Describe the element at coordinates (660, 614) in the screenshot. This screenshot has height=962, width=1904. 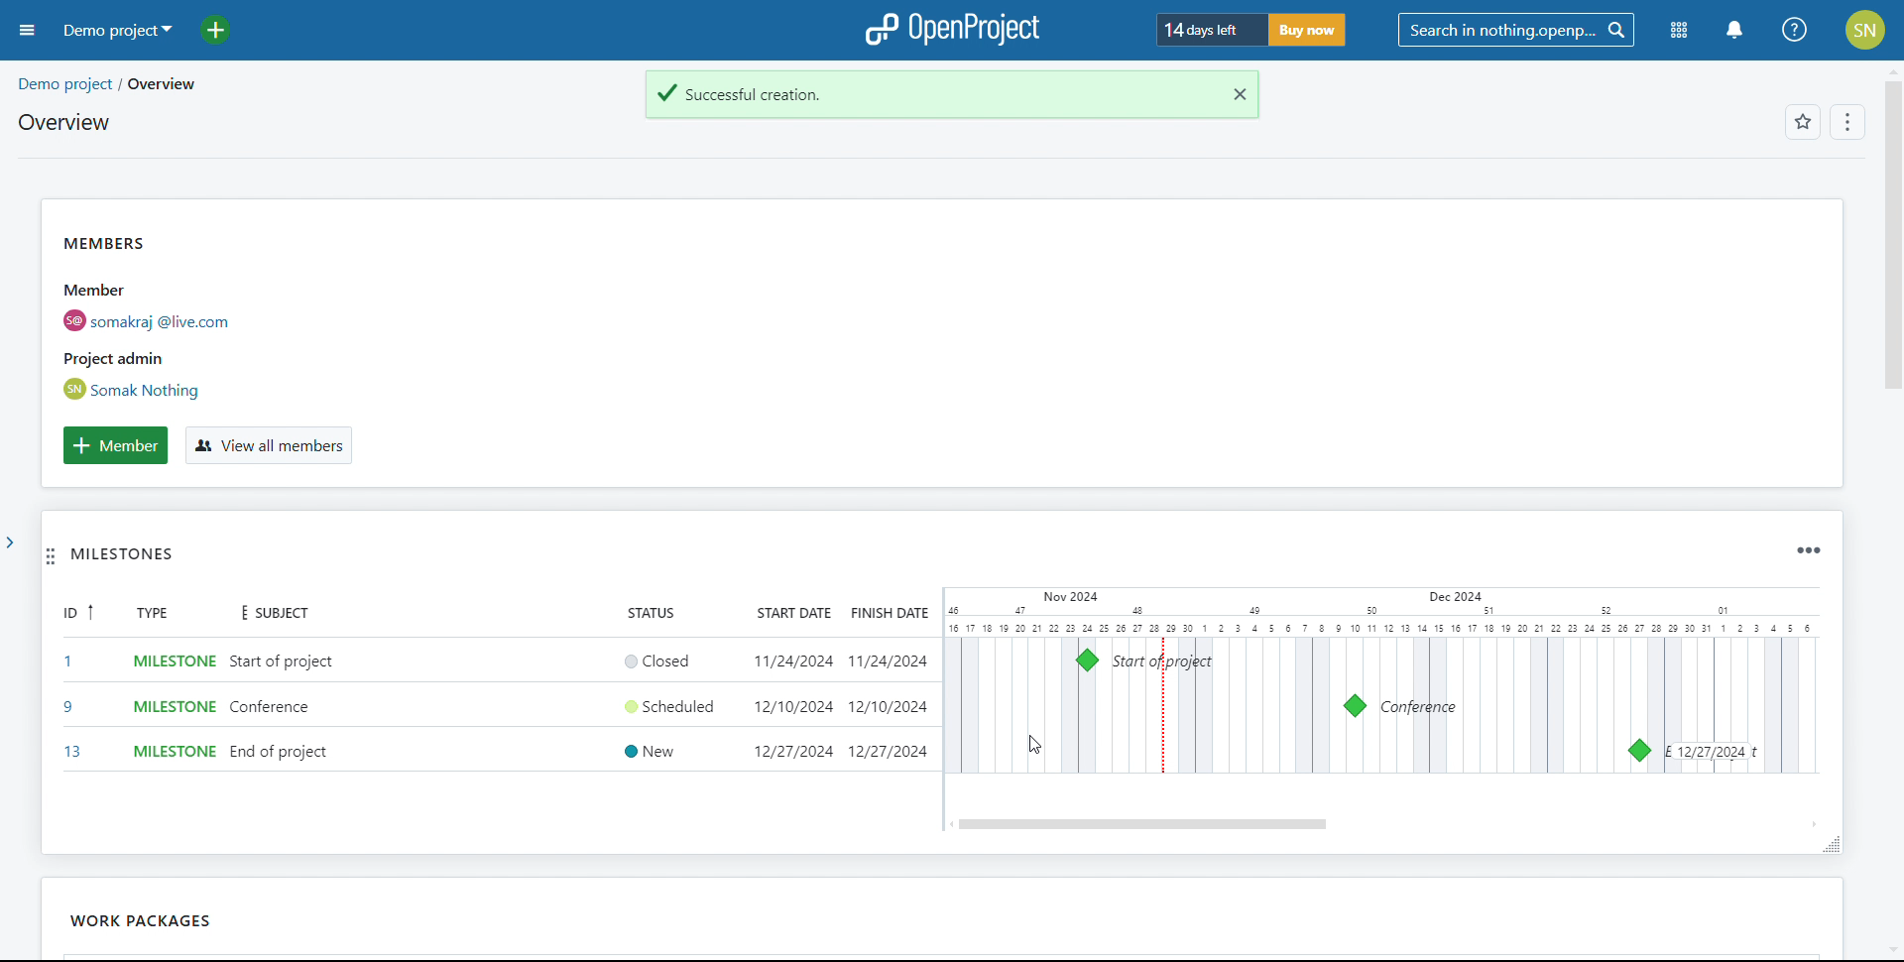
I see `status` at that location.